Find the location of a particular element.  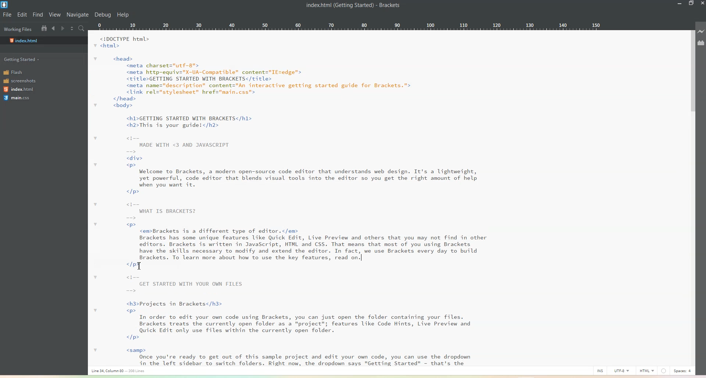

Navigate is located at coordinates (78, 15).